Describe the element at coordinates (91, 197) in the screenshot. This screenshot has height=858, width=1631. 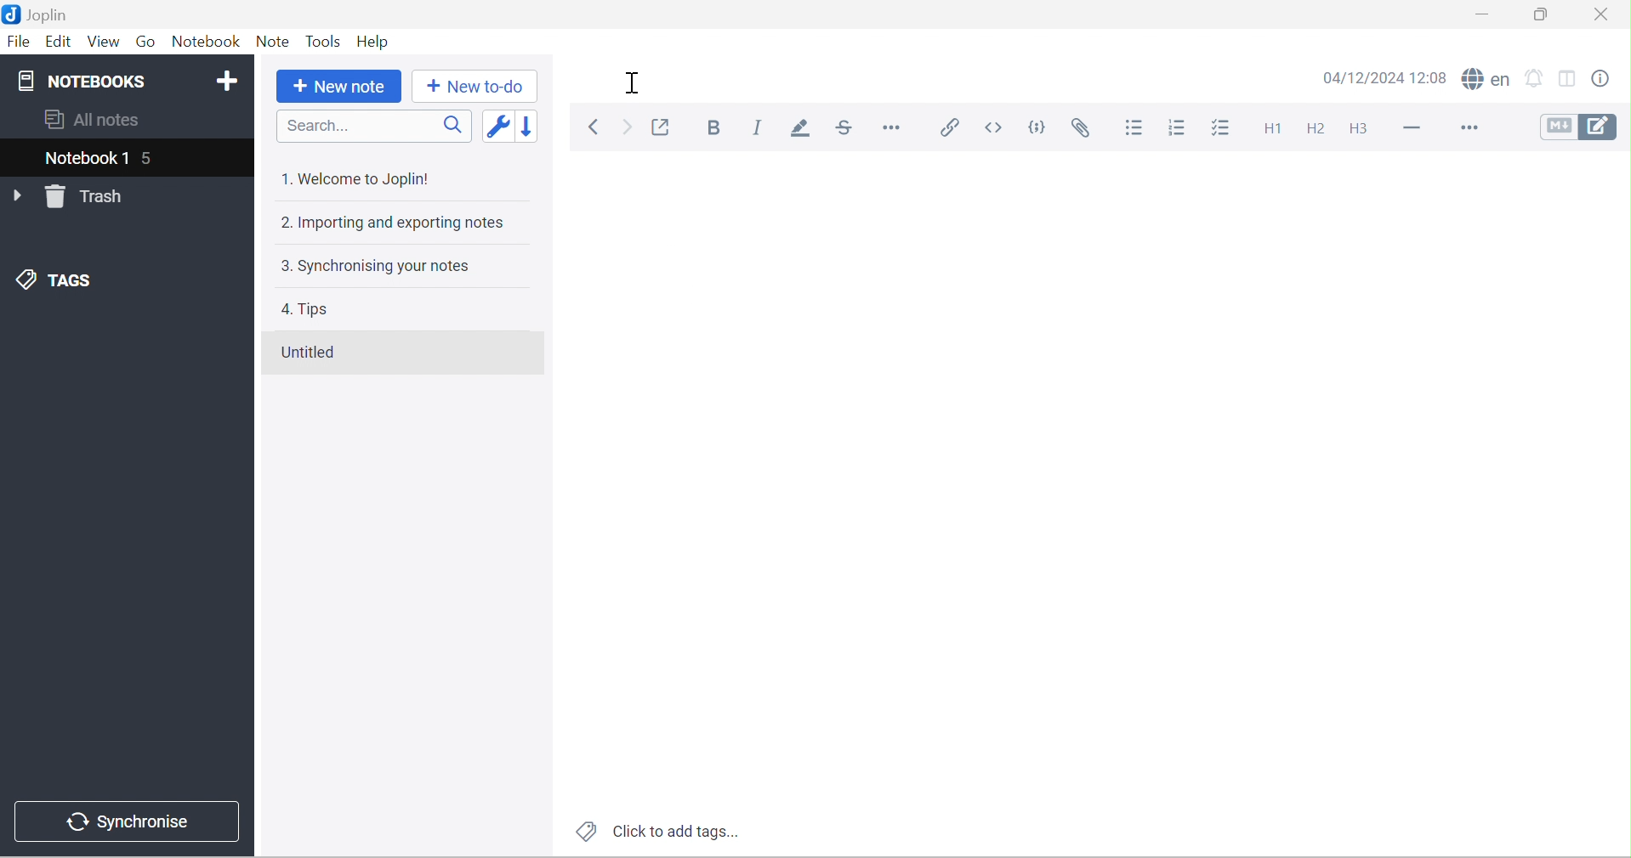
I see `Trash` at that location.